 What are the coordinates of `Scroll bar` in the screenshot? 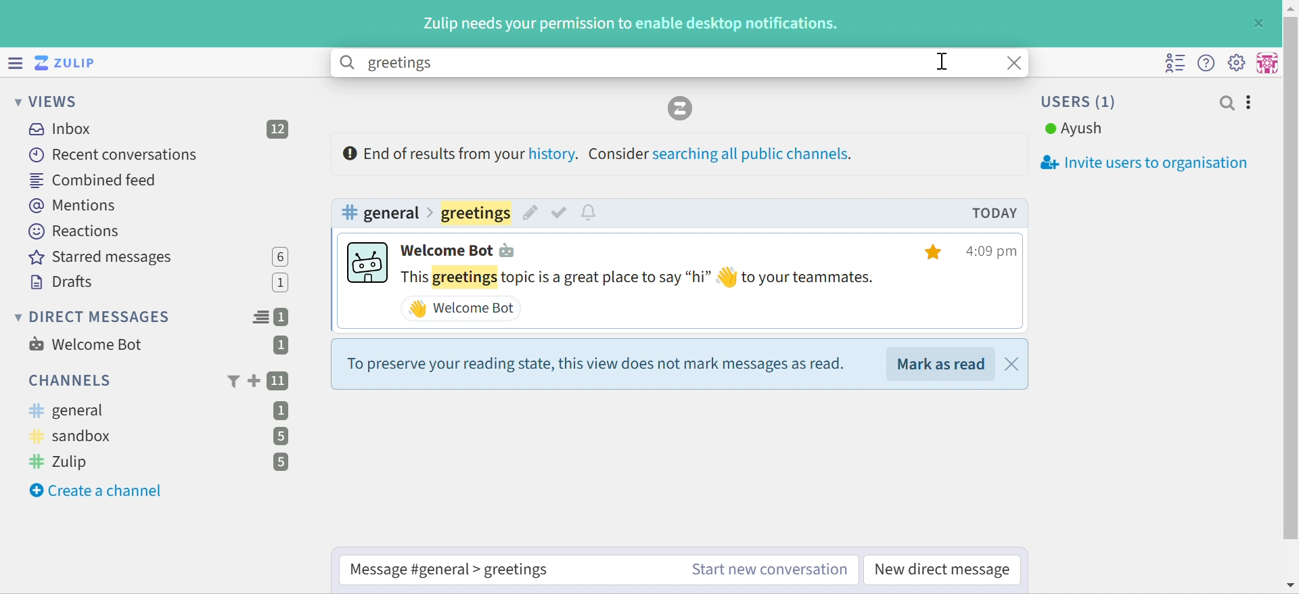 It's located at (1291, 279).